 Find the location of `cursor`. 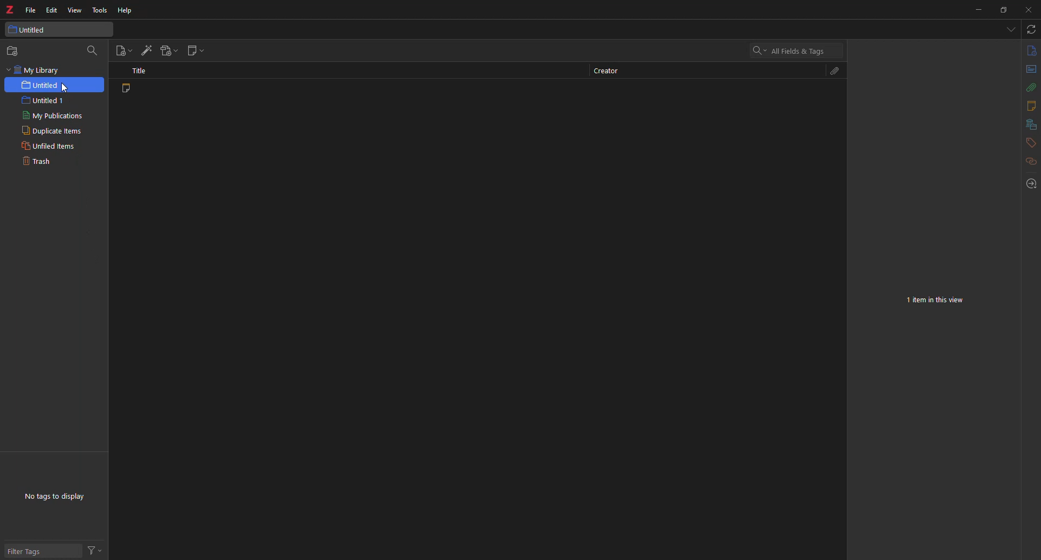

cursor is located at coordinates (64, 86).